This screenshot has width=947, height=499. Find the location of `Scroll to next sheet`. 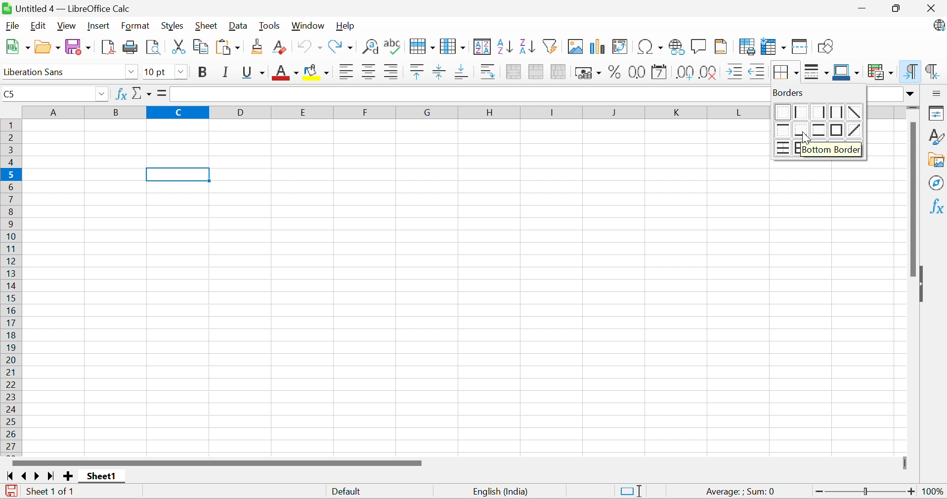

Scroll to next sheet is located at coordinates (38, 476).